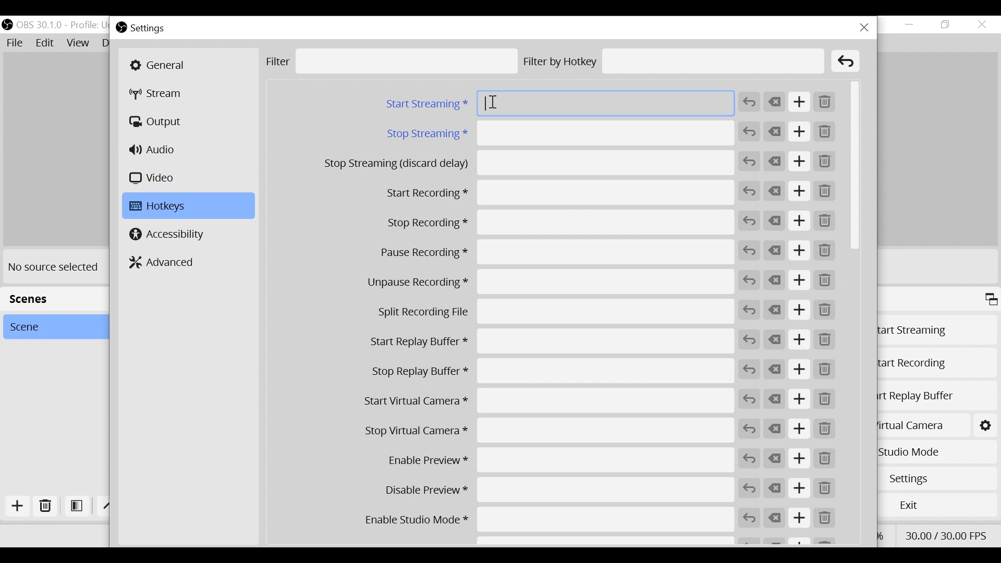  What do you see at coordinates (51, 326) in the screenshot?
I see `Scene ` at bounding box center [51, 326].